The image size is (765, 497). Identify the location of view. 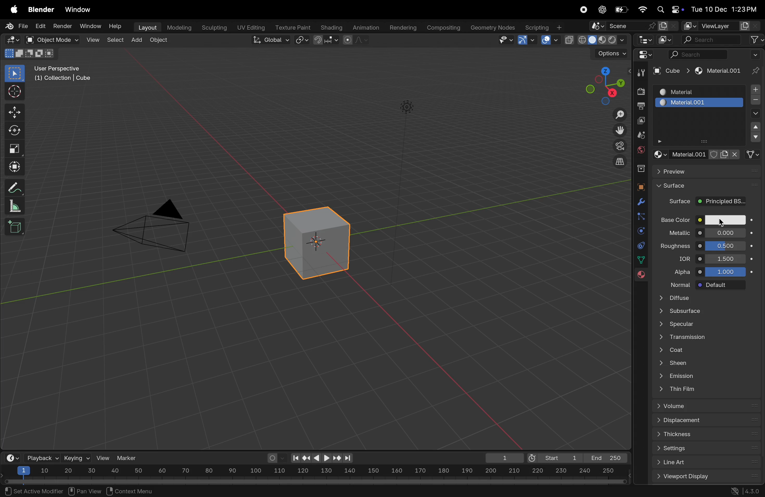
(104, 458).